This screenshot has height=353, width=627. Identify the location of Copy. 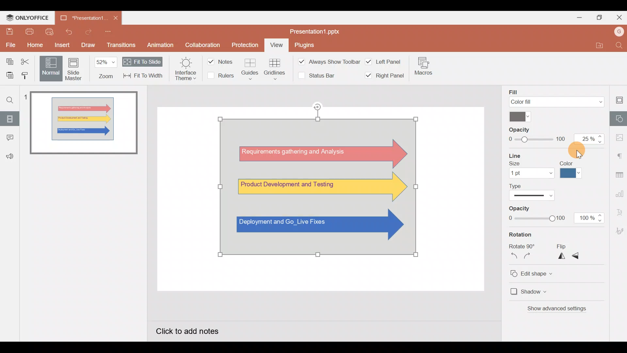
(8, 60).